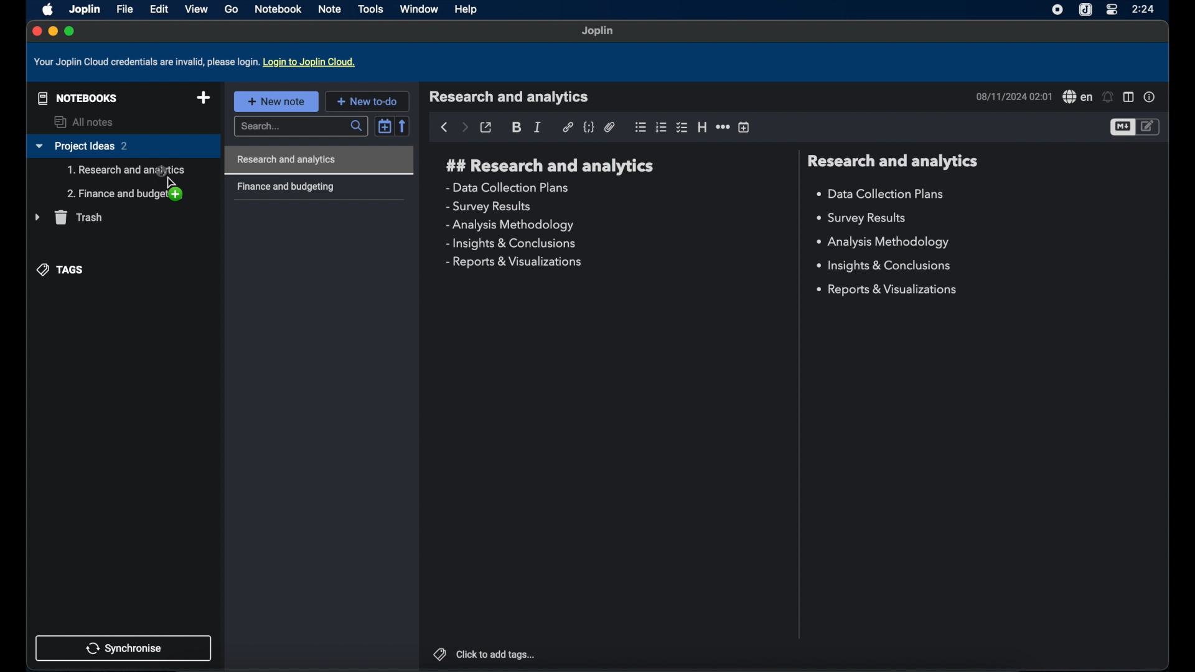  Describe the element at coordinates (35, 30) in the screenshot. I see `close` at that location.